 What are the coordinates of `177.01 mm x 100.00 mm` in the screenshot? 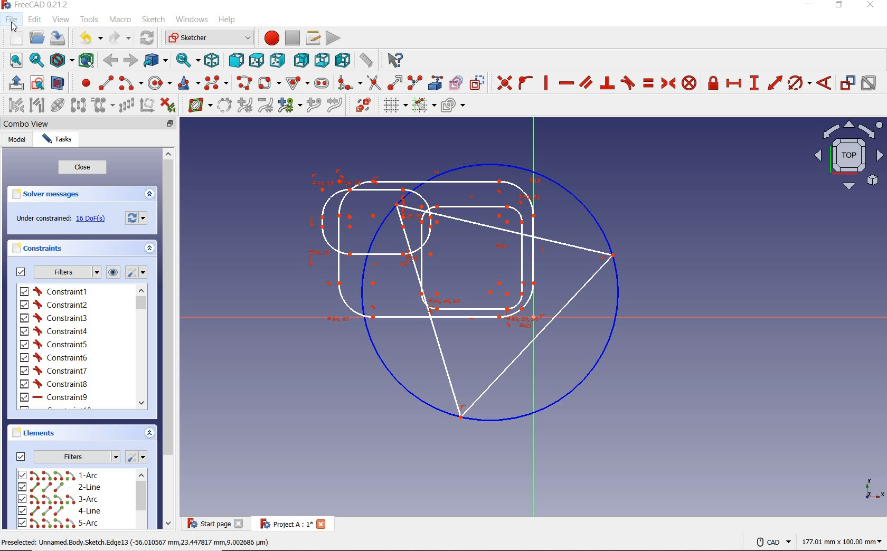 It's located at (841, 543).